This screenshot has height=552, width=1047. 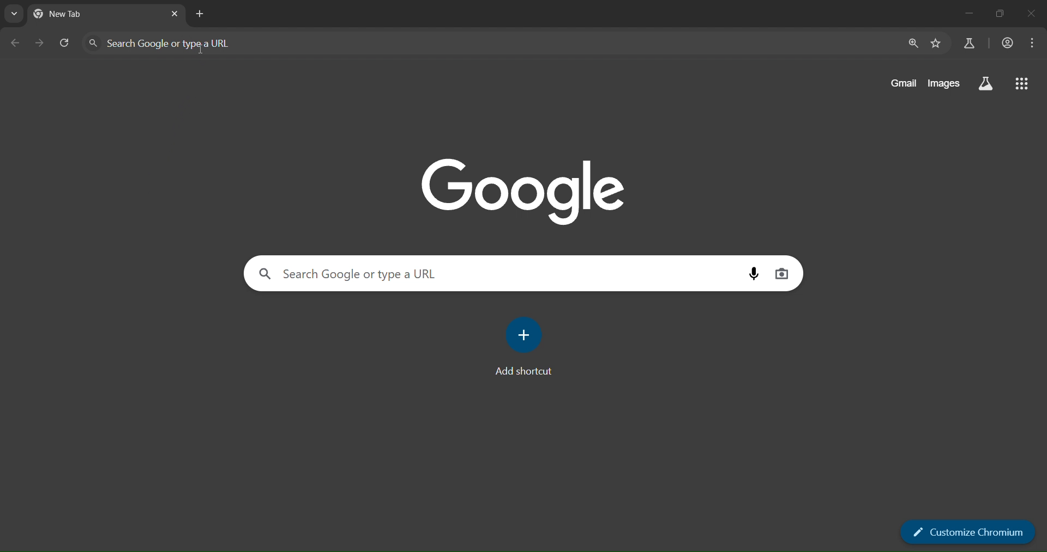 I want to click on minimize, so click(x=966, y=14).